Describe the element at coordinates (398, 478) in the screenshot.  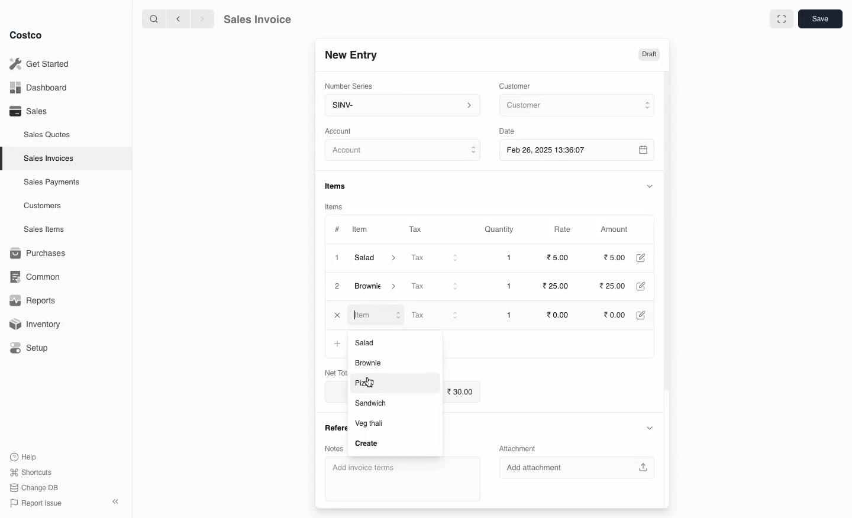
I see `‘Add invoice terms` at that location.